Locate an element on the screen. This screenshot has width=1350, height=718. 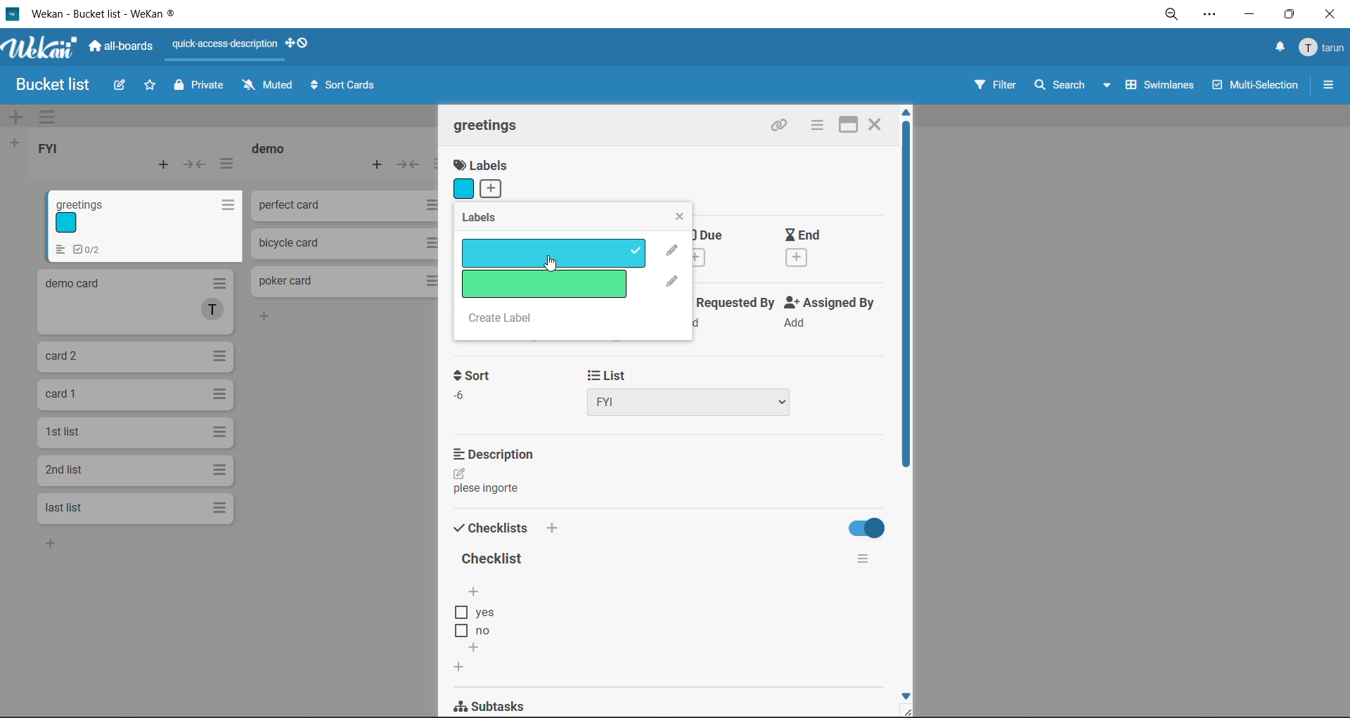
close is located at coordinates (878, 124).